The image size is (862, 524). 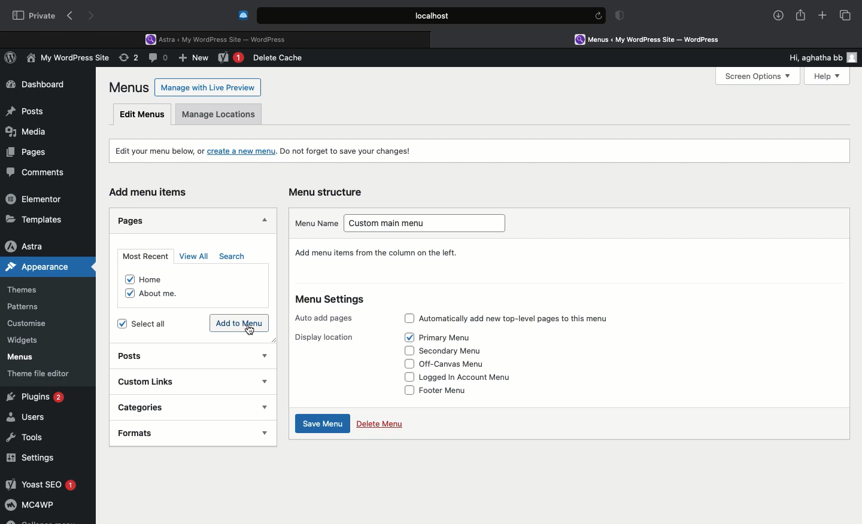 What do you see at coordinates (34, 15) in the screenshot?
I see `Private` at bounding box center [34, 15].